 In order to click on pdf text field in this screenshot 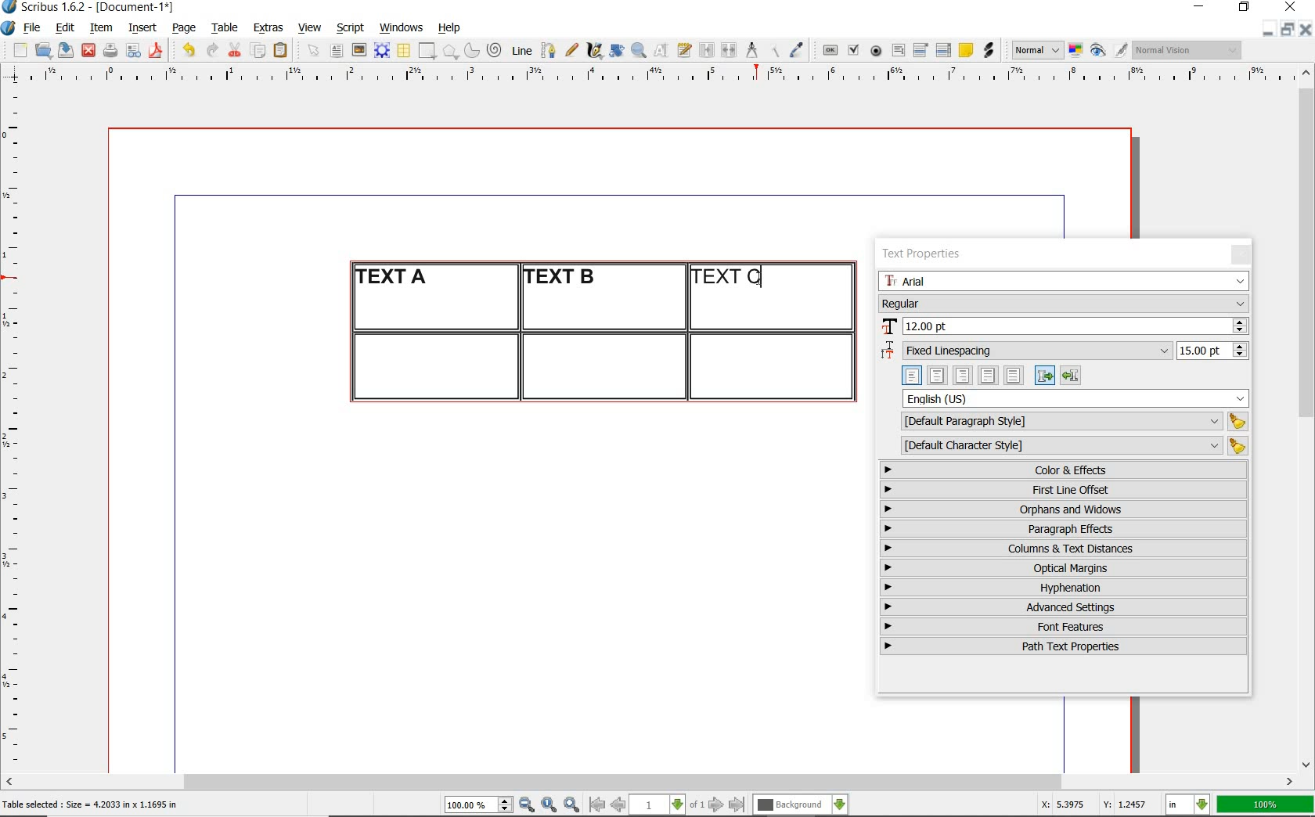, I will do `click(898, 52)`.